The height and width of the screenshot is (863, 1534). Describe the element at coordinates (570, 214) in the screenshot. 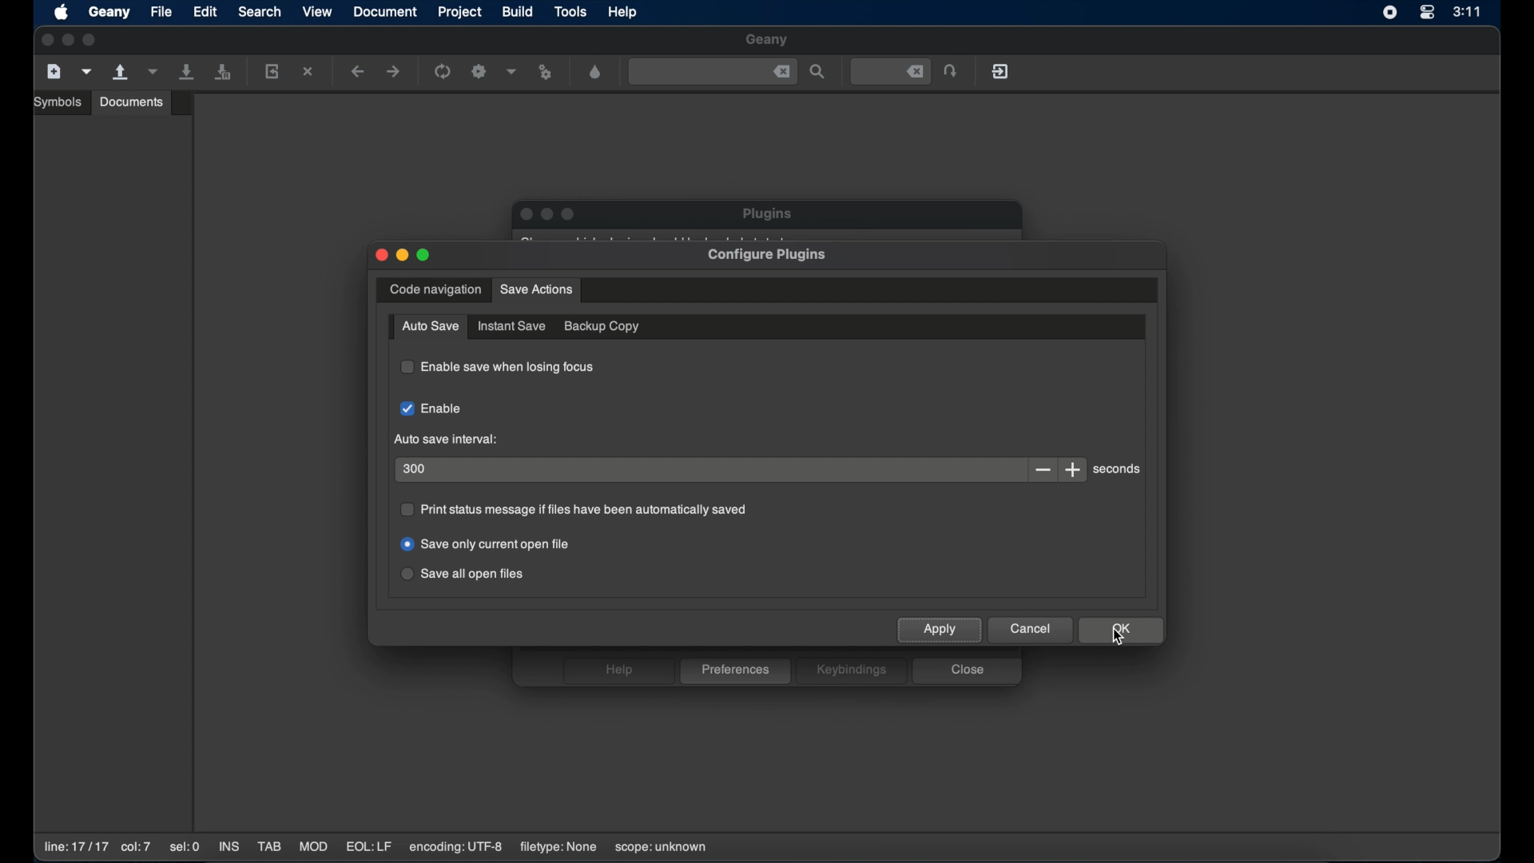

I see `maximize` at that location.